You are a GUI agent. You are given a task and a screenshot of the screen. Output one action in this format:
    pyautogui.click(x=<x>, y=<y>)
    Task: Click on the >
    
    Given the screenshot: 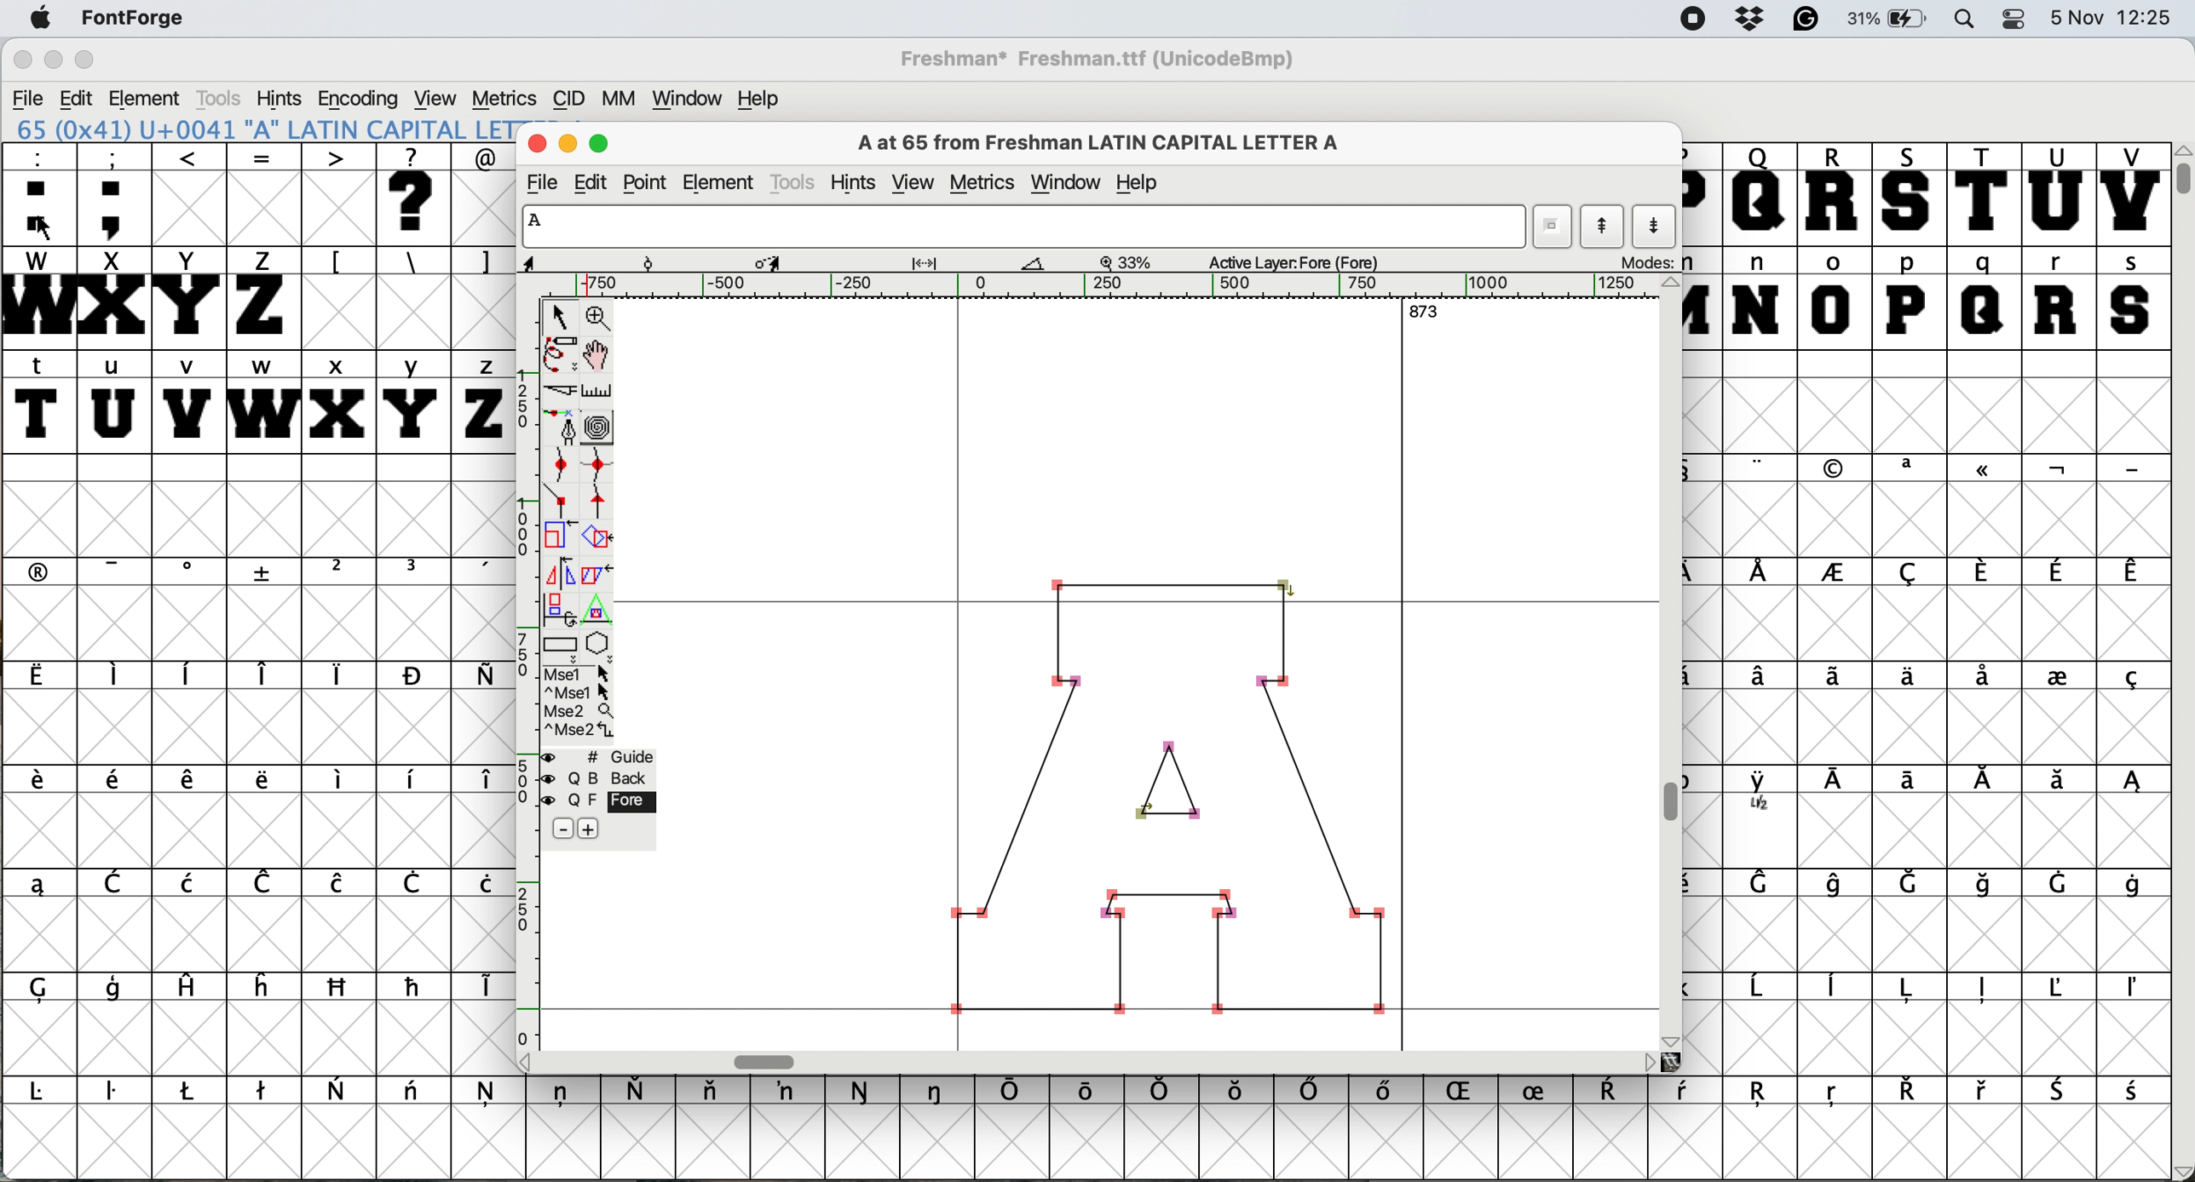 What is the action you would take?
    pyautogui.click(x=341, y=194)
    